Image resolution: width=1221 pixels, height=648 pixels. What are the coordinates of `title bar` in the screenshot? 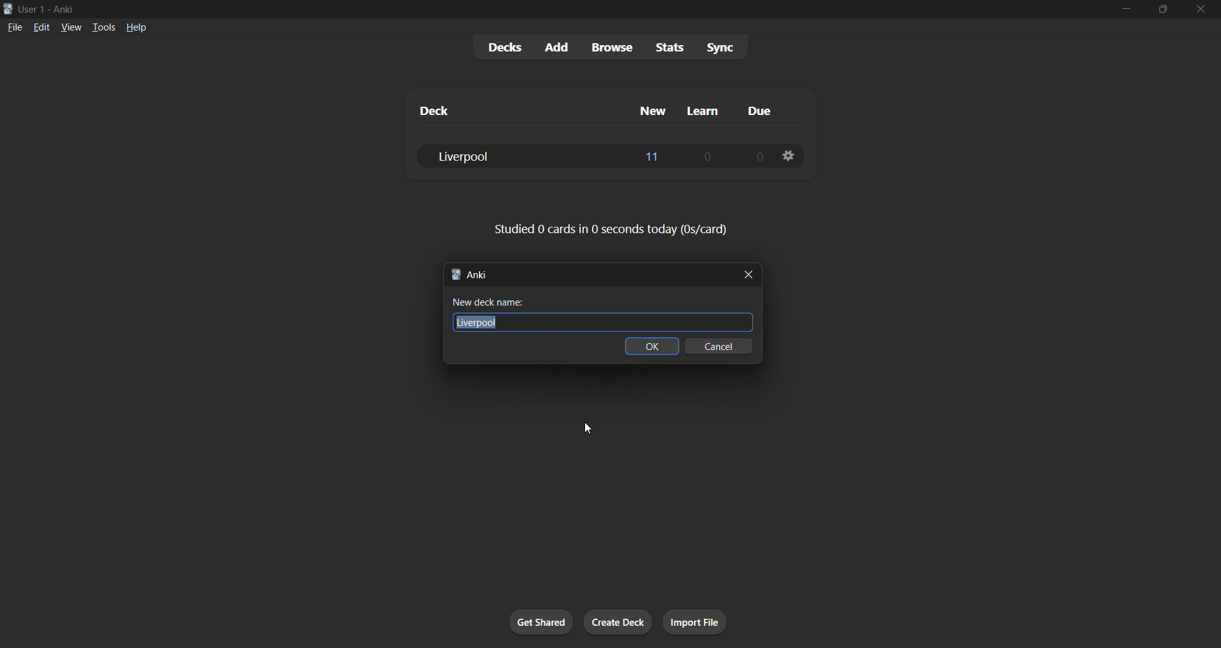 It's located at (526, 11).